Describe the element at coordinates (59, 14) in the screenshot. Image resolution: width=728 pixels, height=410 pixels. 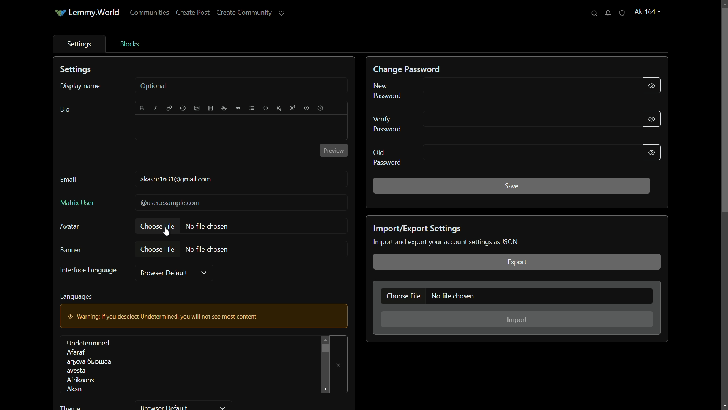
I see `icon` at that location.